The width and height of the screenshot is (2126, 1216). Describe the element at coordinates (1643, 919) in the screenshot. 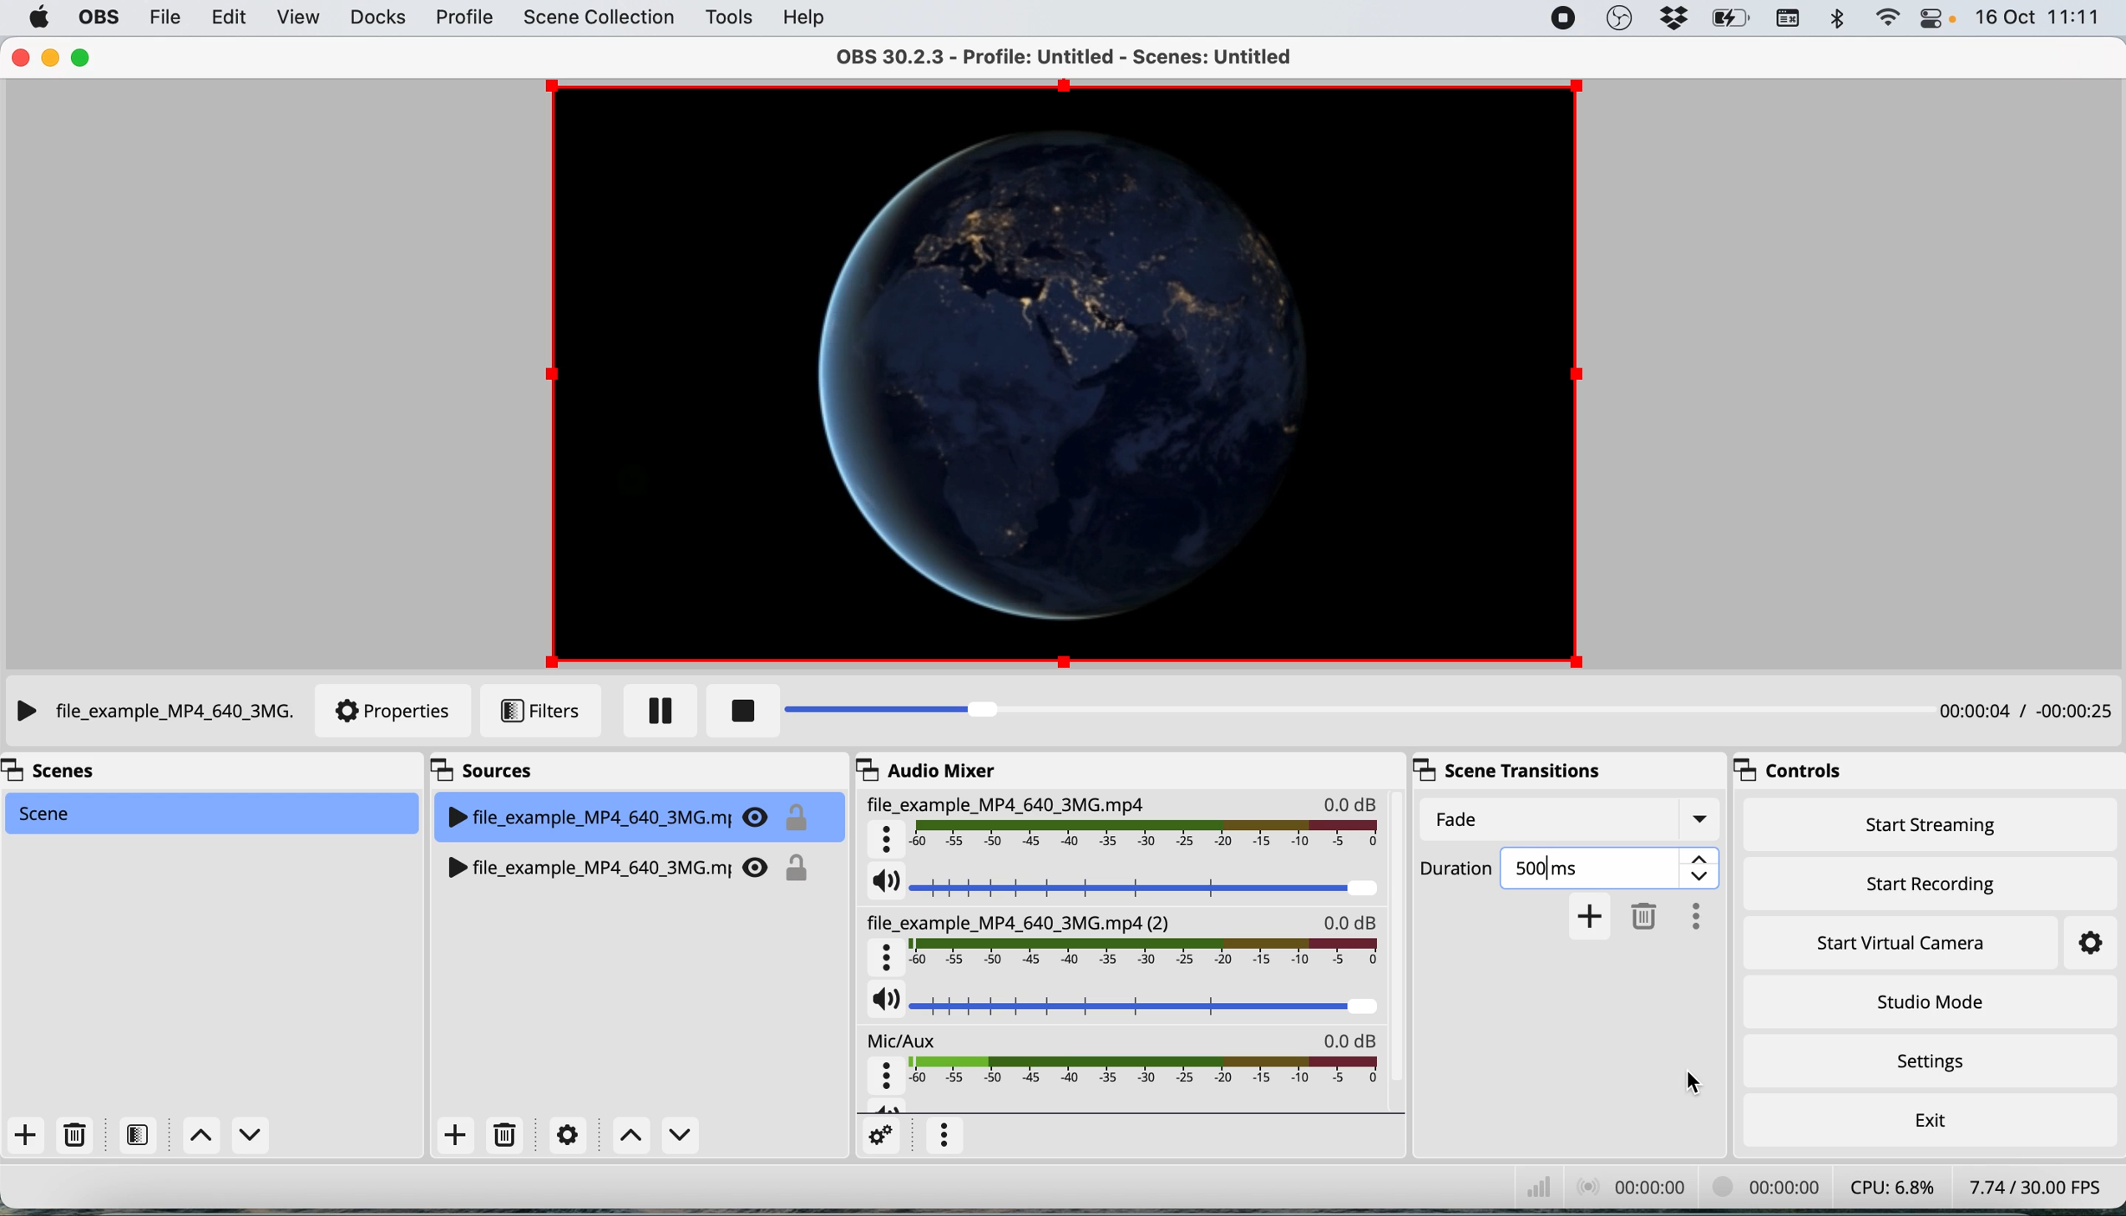

I see `delete transition` at that location.